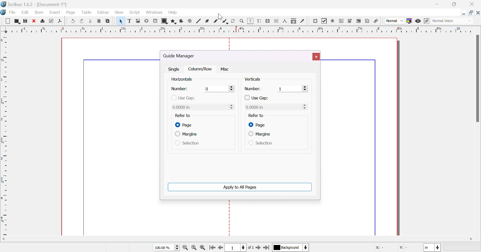 The image size is (481, 252). What do you see at coordinates (184, 125) in the screenshot?
I see `page` at bounding box center [184, 125].